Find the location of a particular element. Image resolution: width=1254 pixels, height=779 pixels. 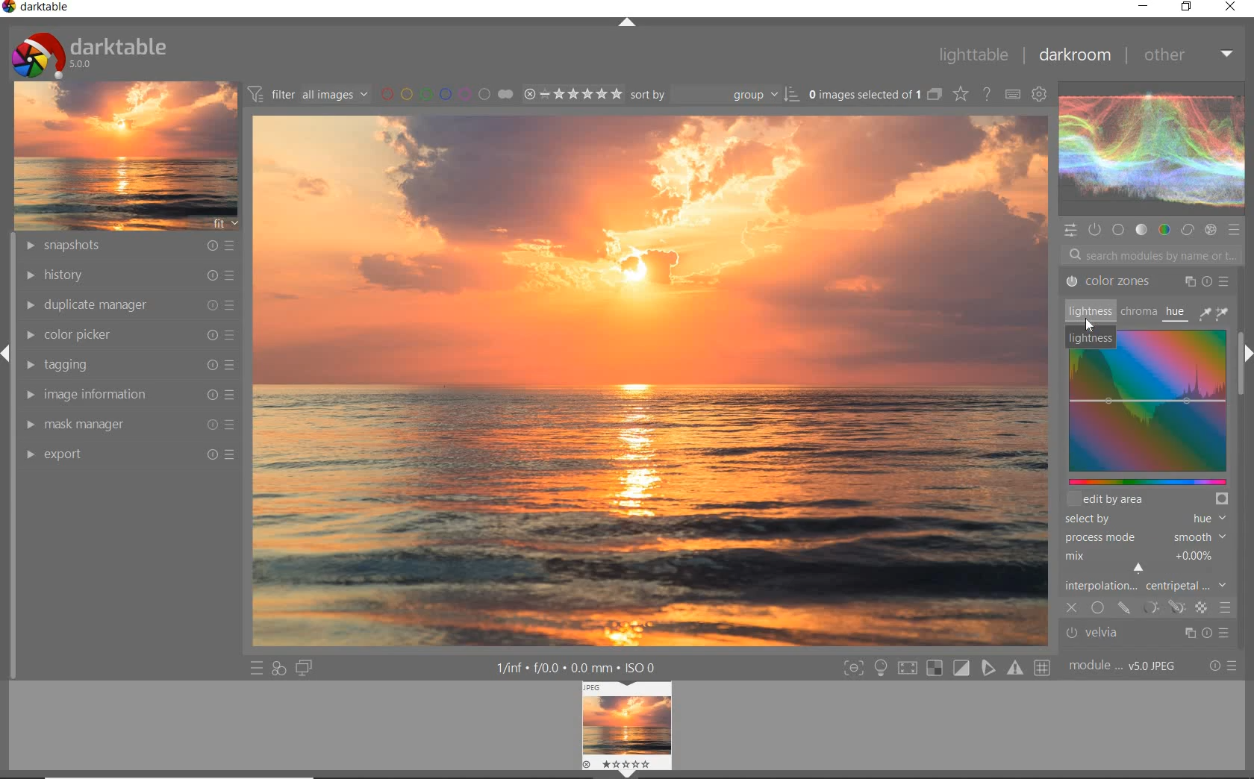

EDIT BY AREA is located at coordinates (1149, 498).